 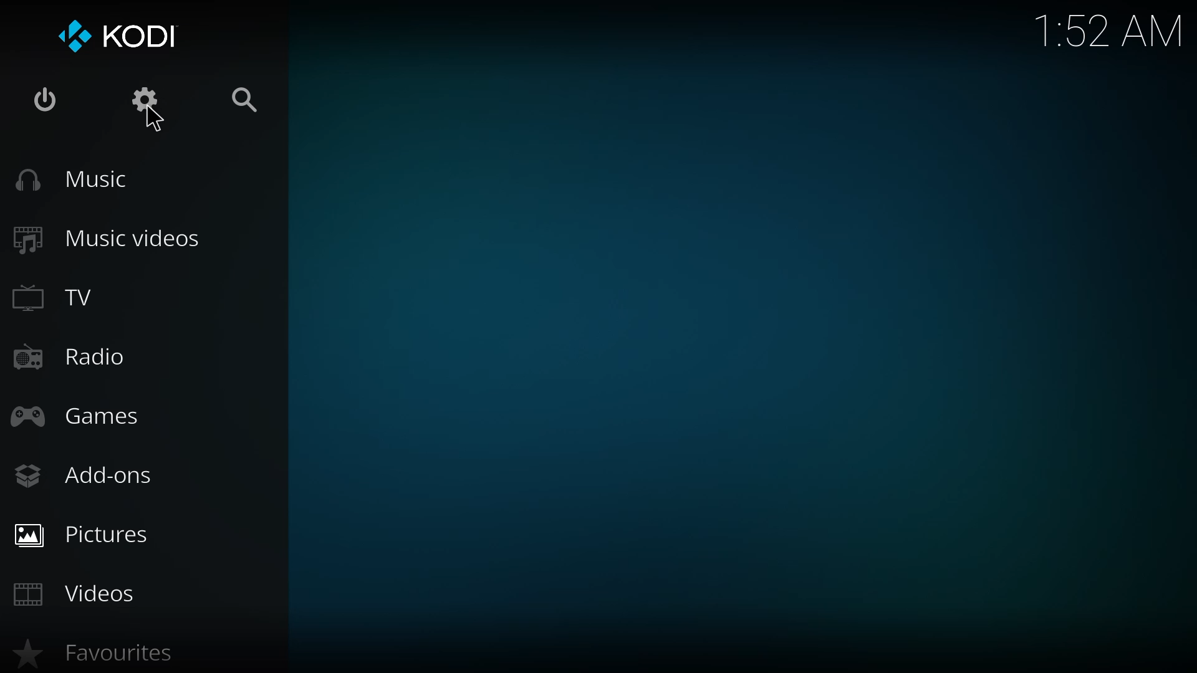 I want to click on music, so click(x=72, y=179).